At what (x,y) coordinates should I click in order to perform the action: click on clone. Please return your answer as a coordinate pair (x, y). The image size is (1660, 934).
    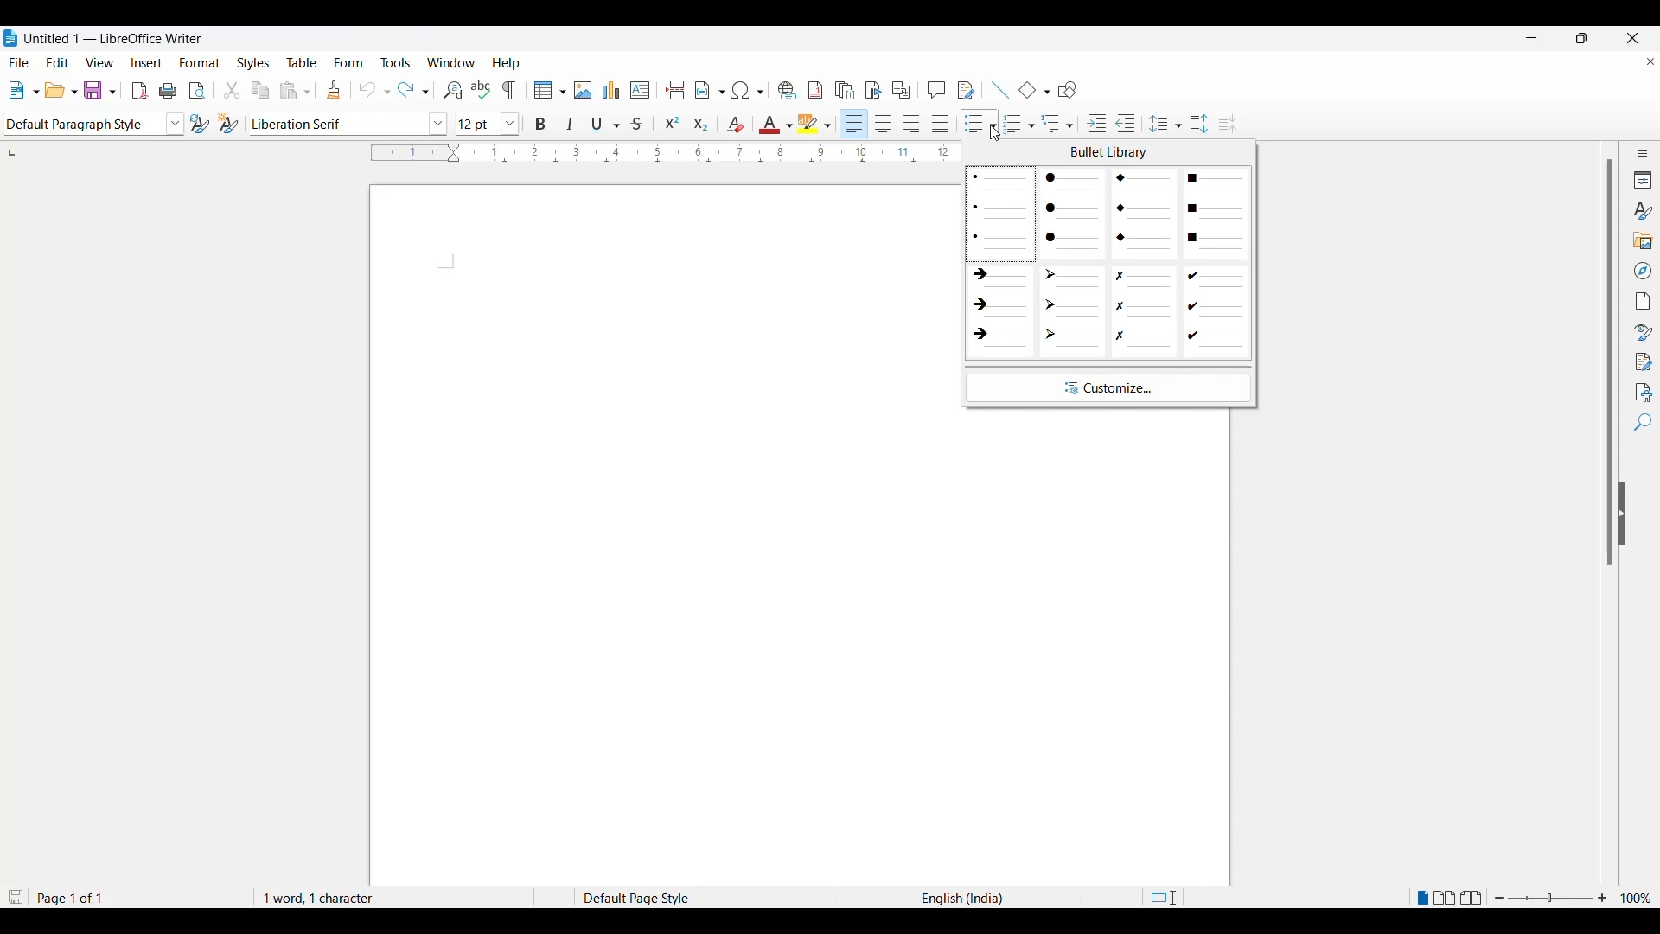
    Looking at the image, I should click on (335, 89).